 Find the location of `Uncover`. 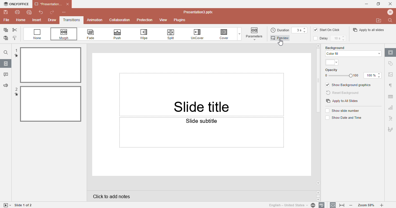

Uncover is located at coordinates (200, 34).